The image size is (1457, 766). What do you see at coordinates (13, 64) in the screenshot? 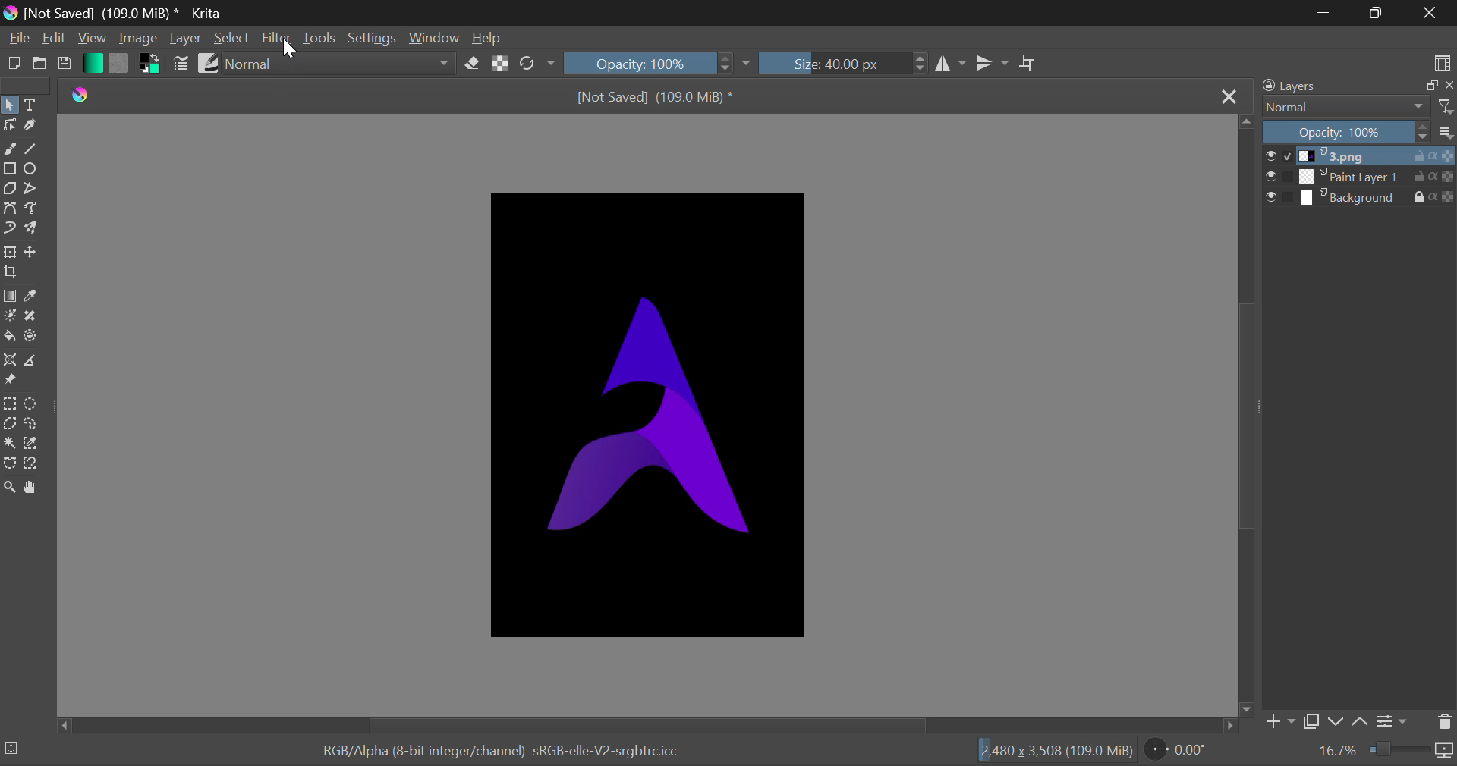
I see `New` at bounding box center [13, 64].